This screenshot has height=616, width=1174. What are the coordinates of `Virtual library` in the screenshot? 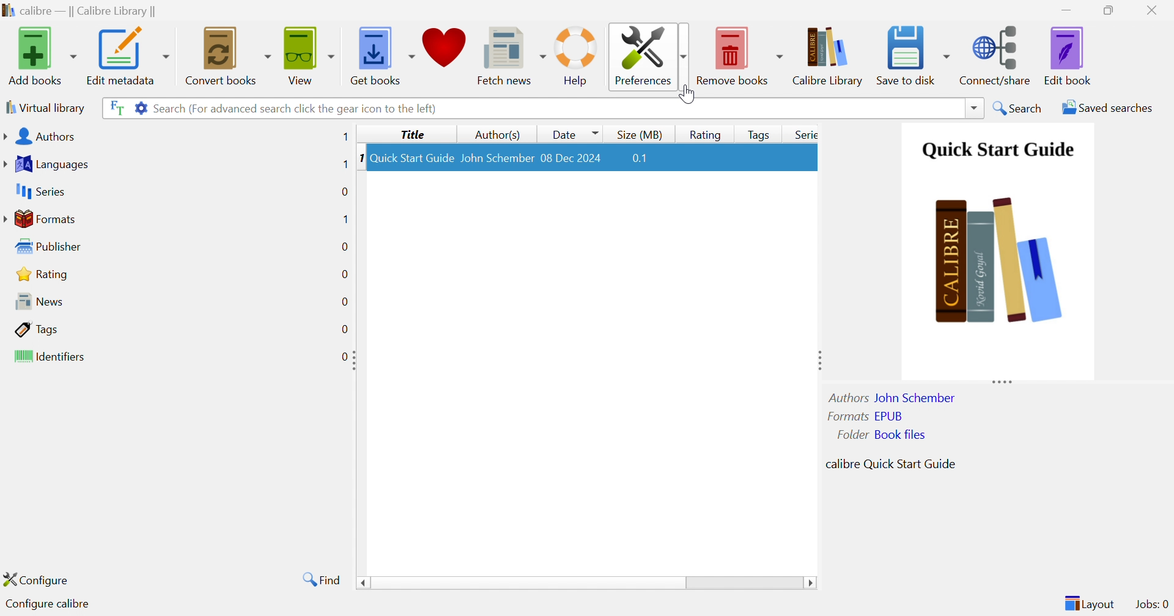 It's located at (44, 107).